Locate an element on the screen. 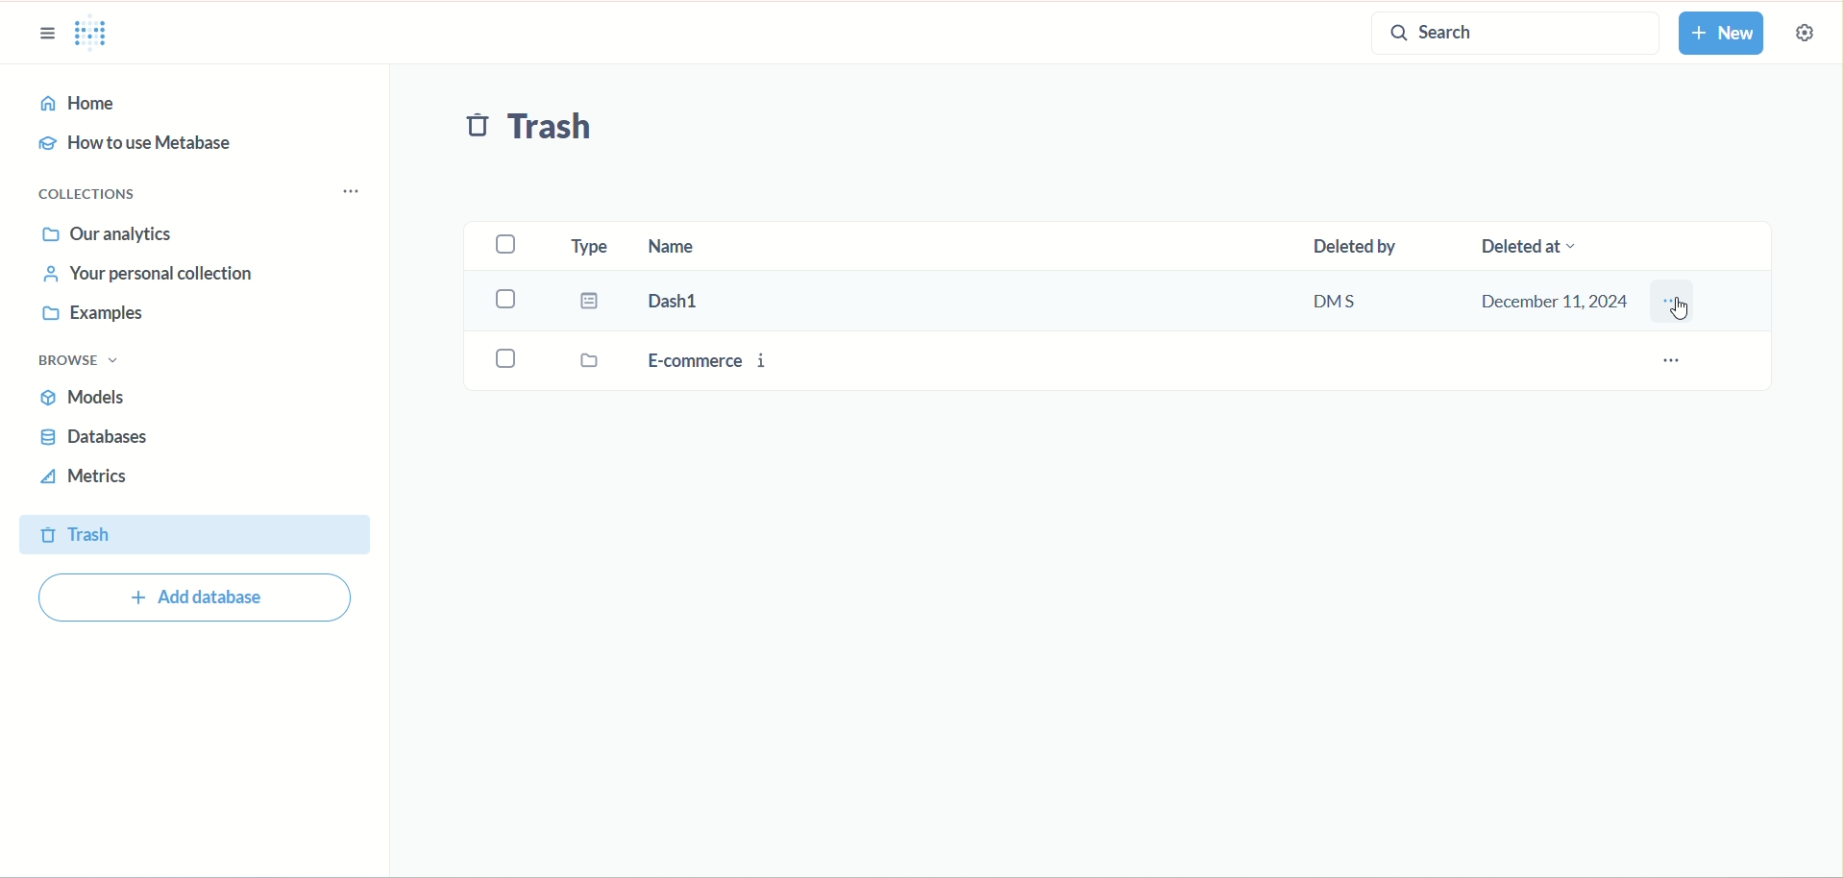 This screenshot has height=878, width=1843. December 11,2024 is located at coordinates (1554, 302).